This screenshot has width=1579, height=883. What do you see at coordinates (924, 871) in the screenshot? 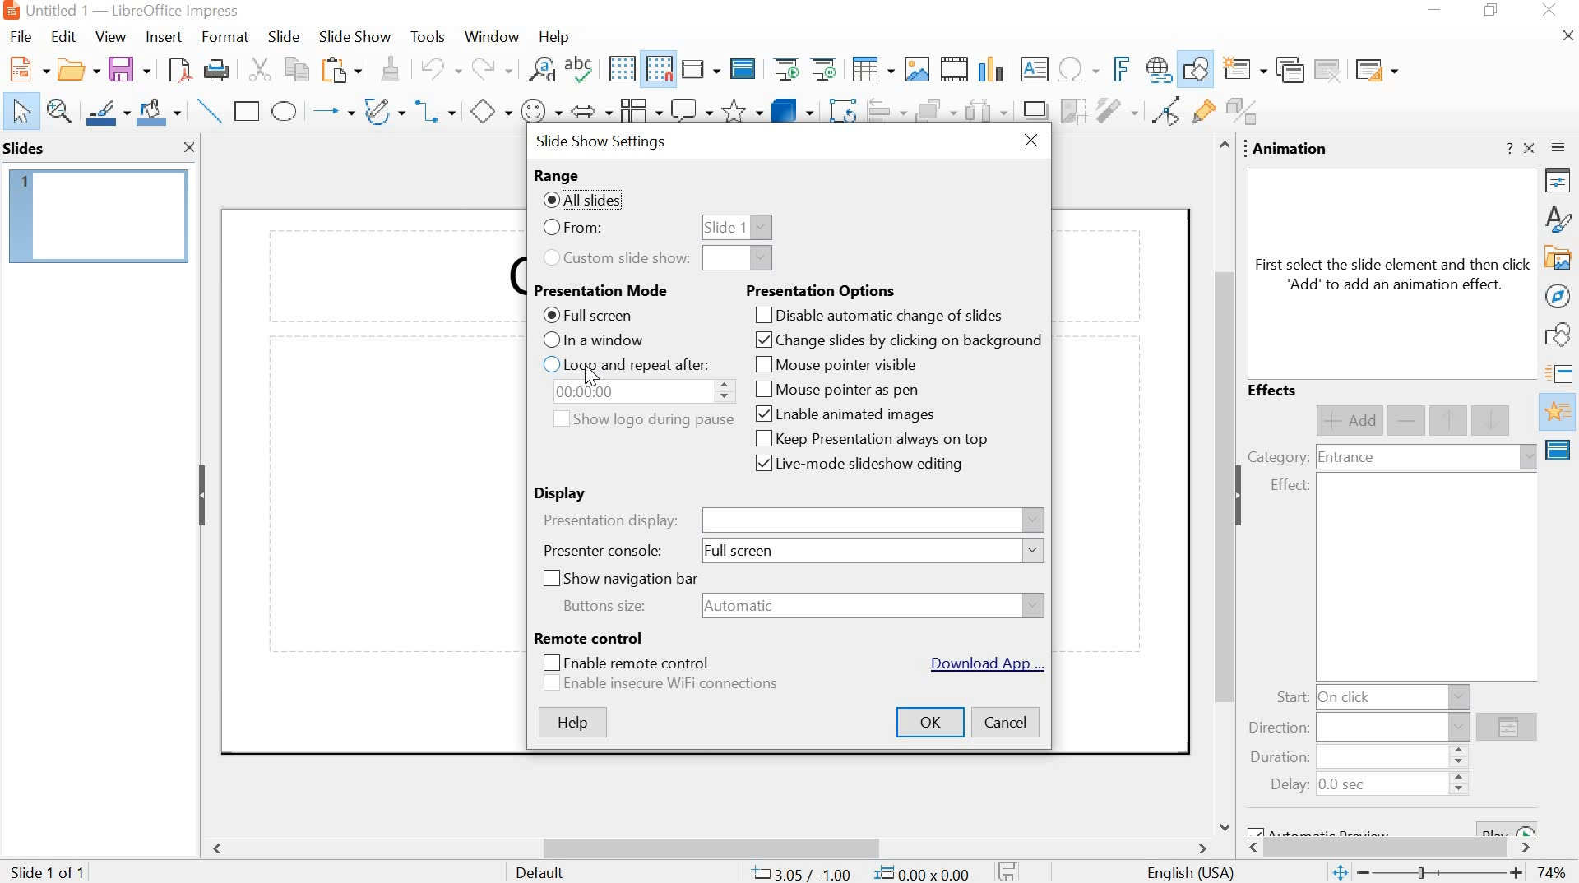
I see `0.00x0.00` at bounding box center [924, 871].